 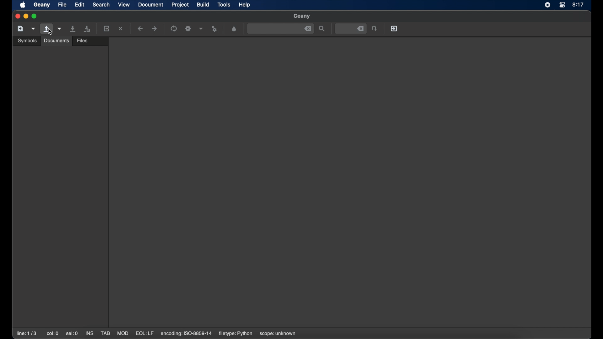 What do you see at coordinates (180, 5) in the screenshot?
I see `project` at bounding box center [180, 5].